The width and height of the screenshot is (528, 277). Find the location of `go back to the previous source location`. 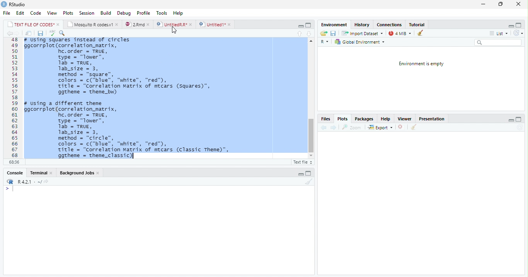

go back to the previous source location is located at coordinates (11, 34).